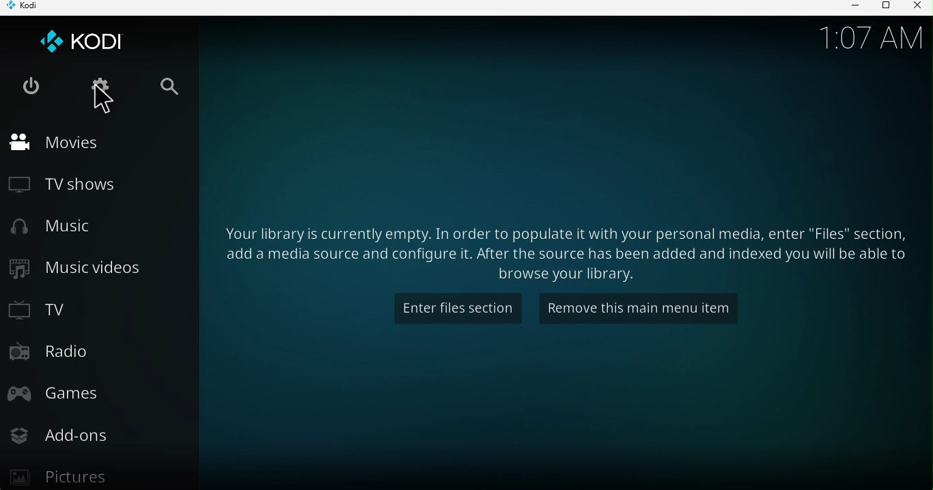  Describe the element at coordinates (557, 250) in the screenshot. I see `Enter files section Remove this main menu item` at that location.